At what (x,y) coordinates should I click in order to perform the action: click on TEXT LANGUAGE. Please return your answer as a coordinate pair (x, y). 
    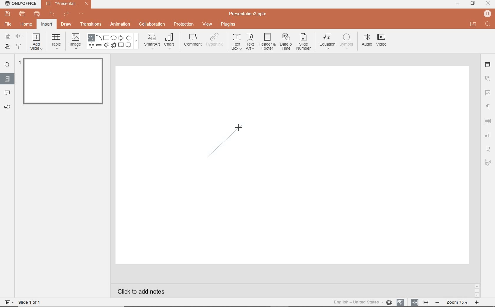
    Looking at the image, I should click on (362, 301).